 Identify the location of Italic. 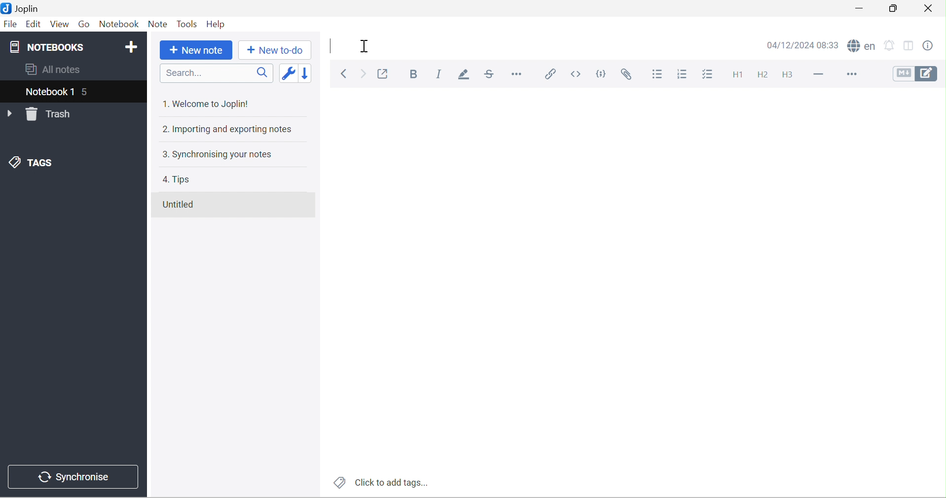
(441, 73).